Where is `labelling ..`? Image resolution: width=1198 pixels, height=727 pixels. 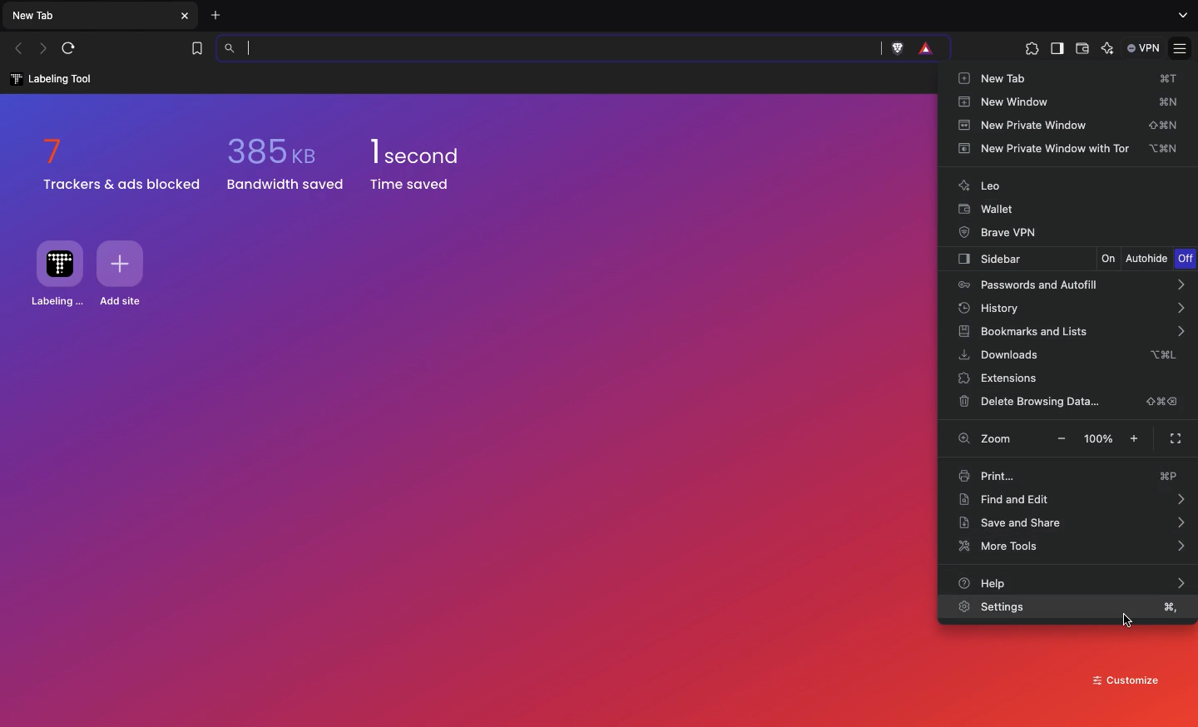
labelling .. is located at coordinates (57, 273).